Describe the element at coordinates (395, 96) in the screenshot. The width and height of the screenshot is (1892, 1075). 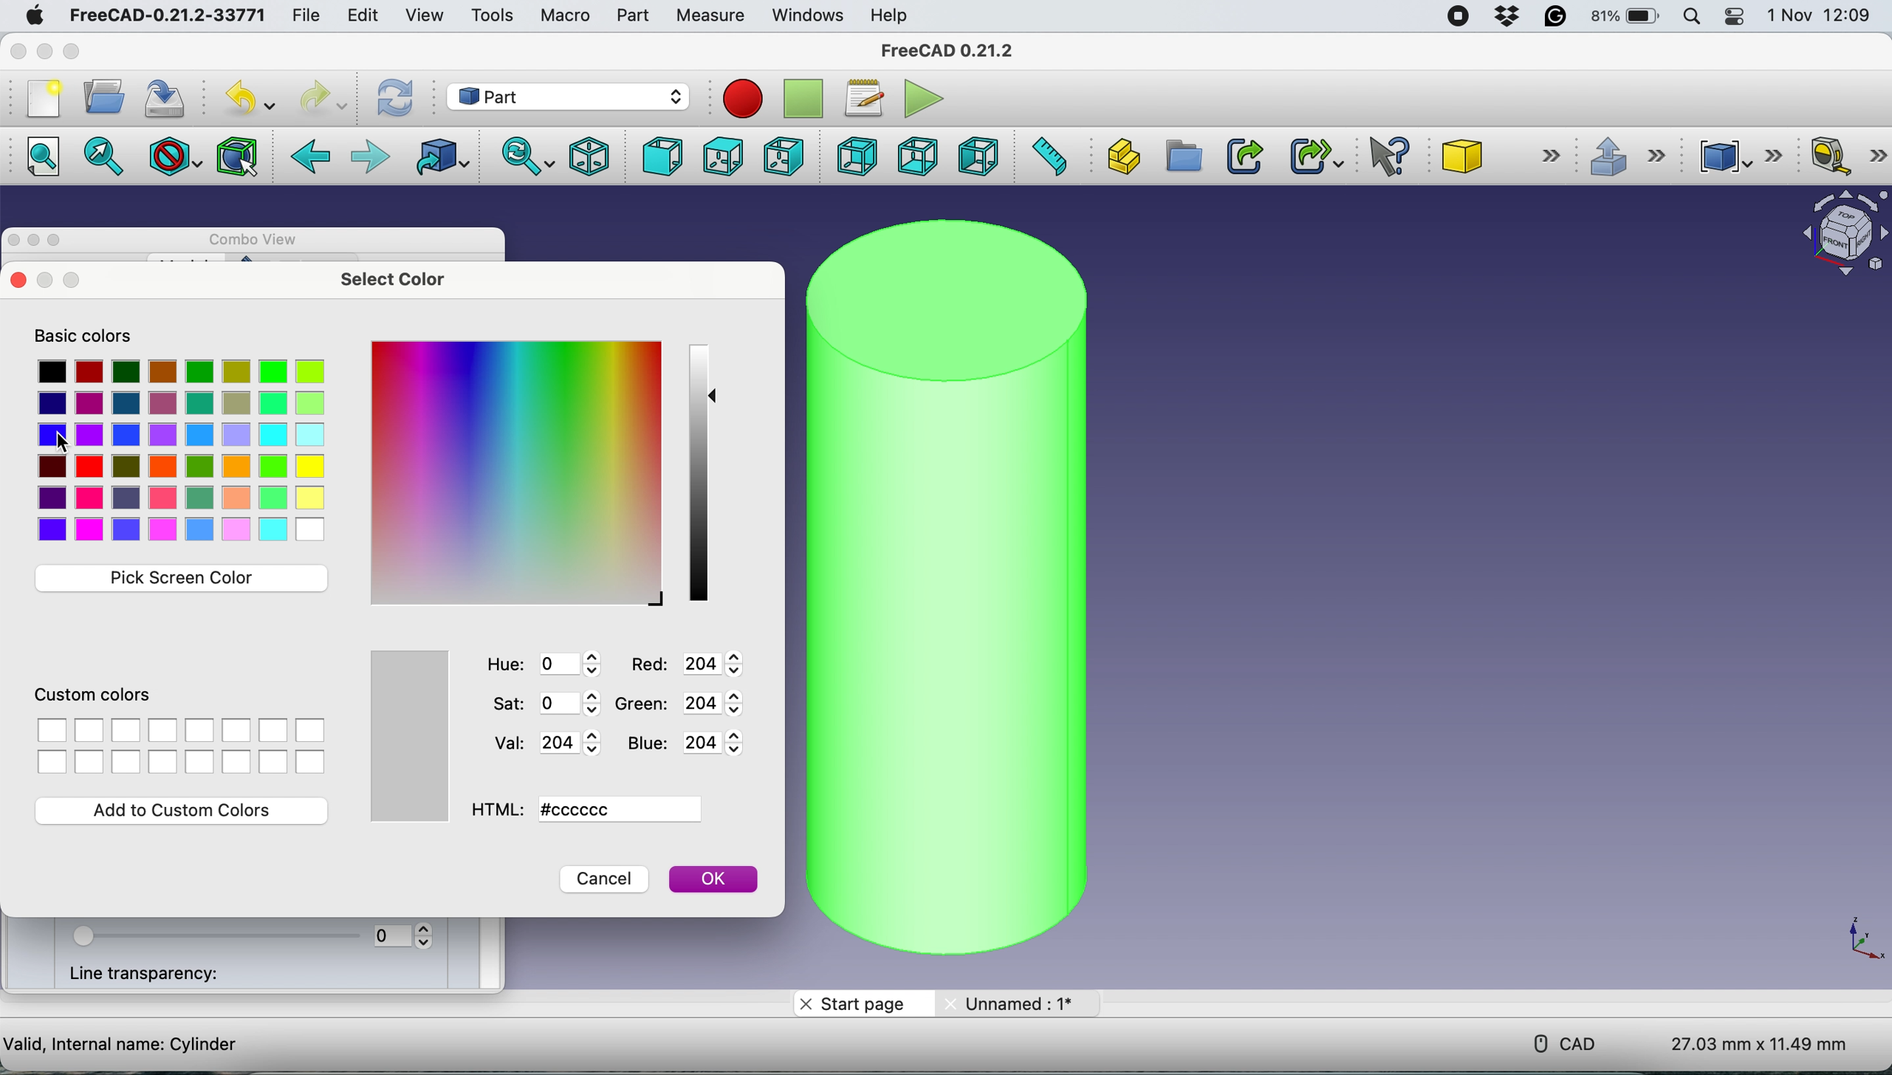
I see `refresh` at that location.